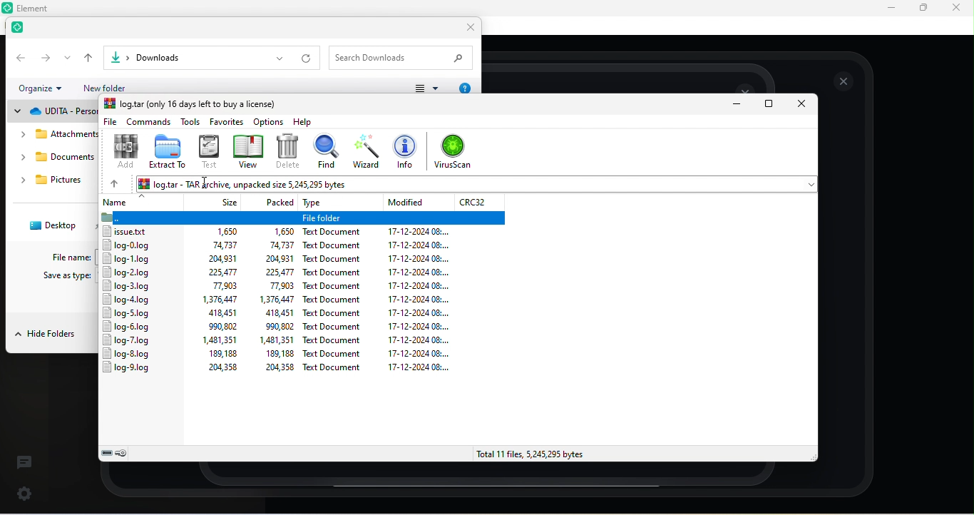 The image size is (974, 515). Describe the element at coordinates (531, 452) in the screenshot. I see `total 11 files, 5,245,295 bytes` at that location.